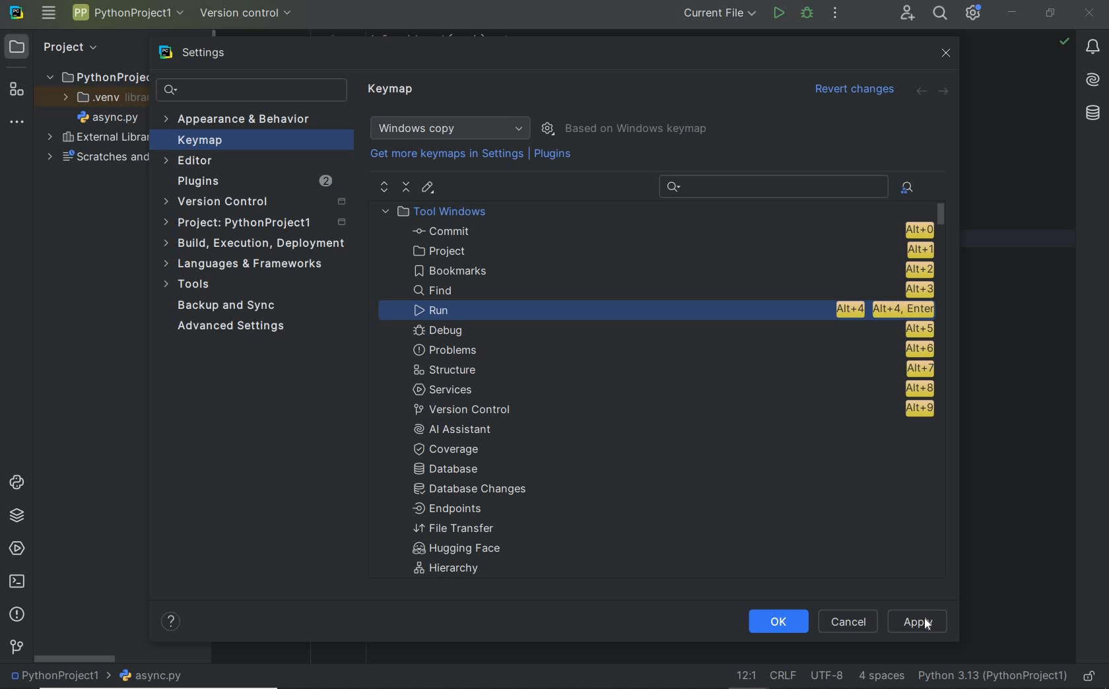  Describe the element at coordinates (941, 13) in the screenshot. I see `search everywhere` at that location.